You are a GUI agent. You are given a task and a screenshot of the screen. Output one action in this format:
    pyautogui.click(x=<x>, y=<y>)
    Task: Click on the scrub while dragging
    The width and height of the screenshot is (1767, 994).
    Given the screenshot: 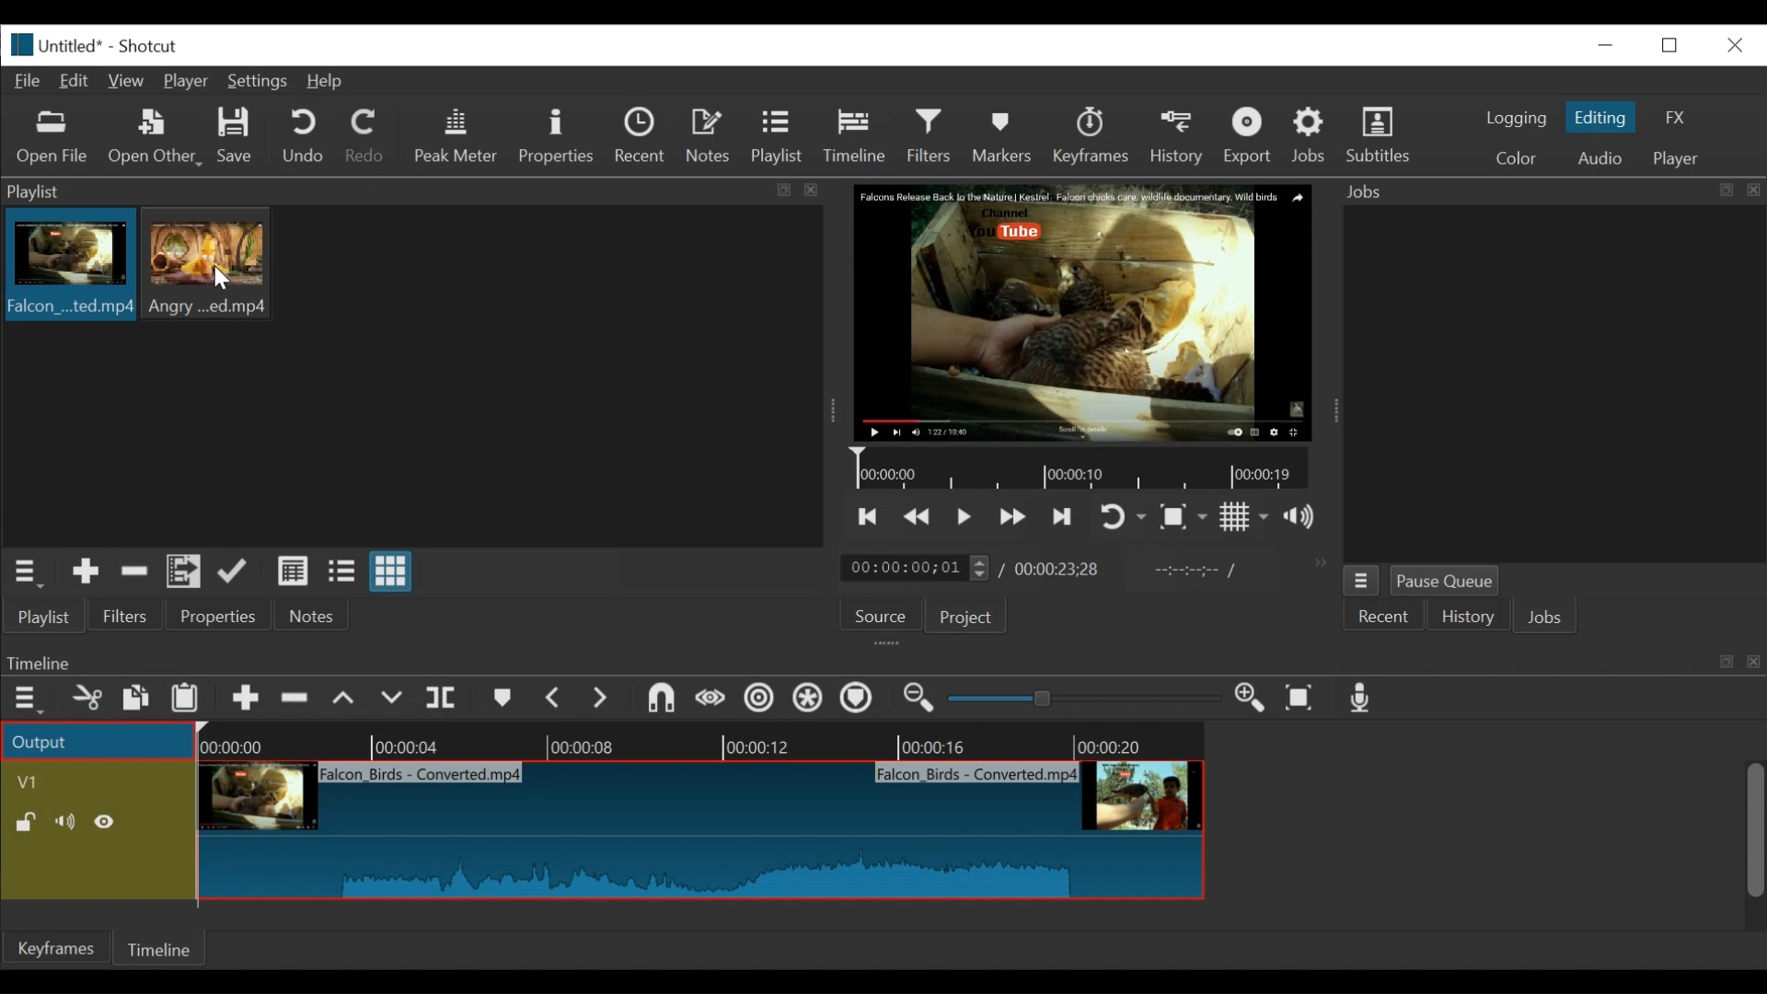 What is the action you would take?
    pyautogui.click(x=711, y=699)
    